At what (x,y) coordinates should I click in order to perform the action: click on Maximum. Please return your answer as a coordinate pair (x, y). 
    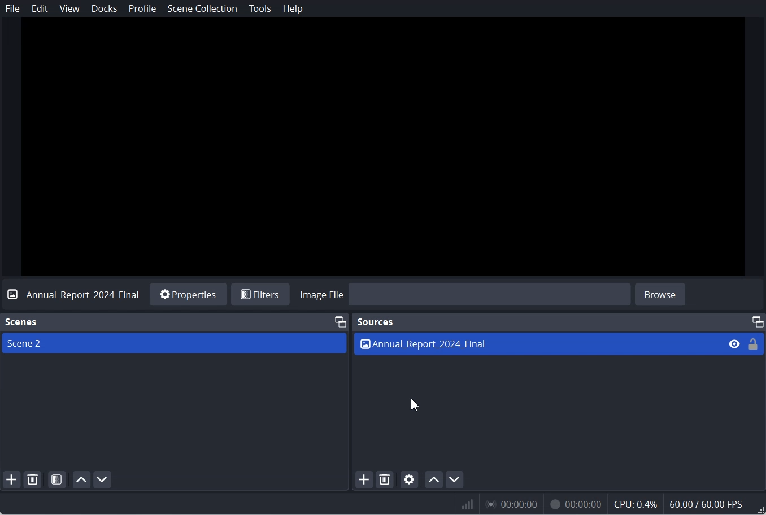
    Looking at the image, I should click on (757, 321).